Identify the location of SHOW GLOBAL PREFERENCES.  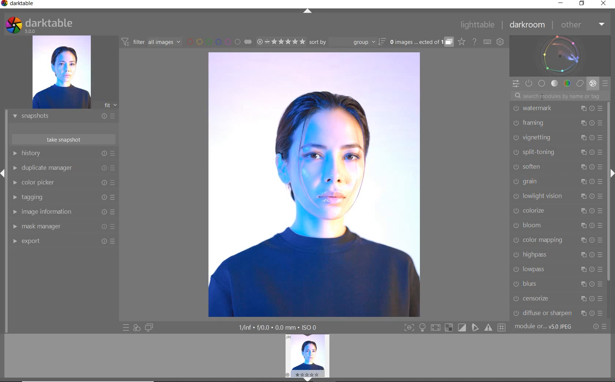
(500, 42).